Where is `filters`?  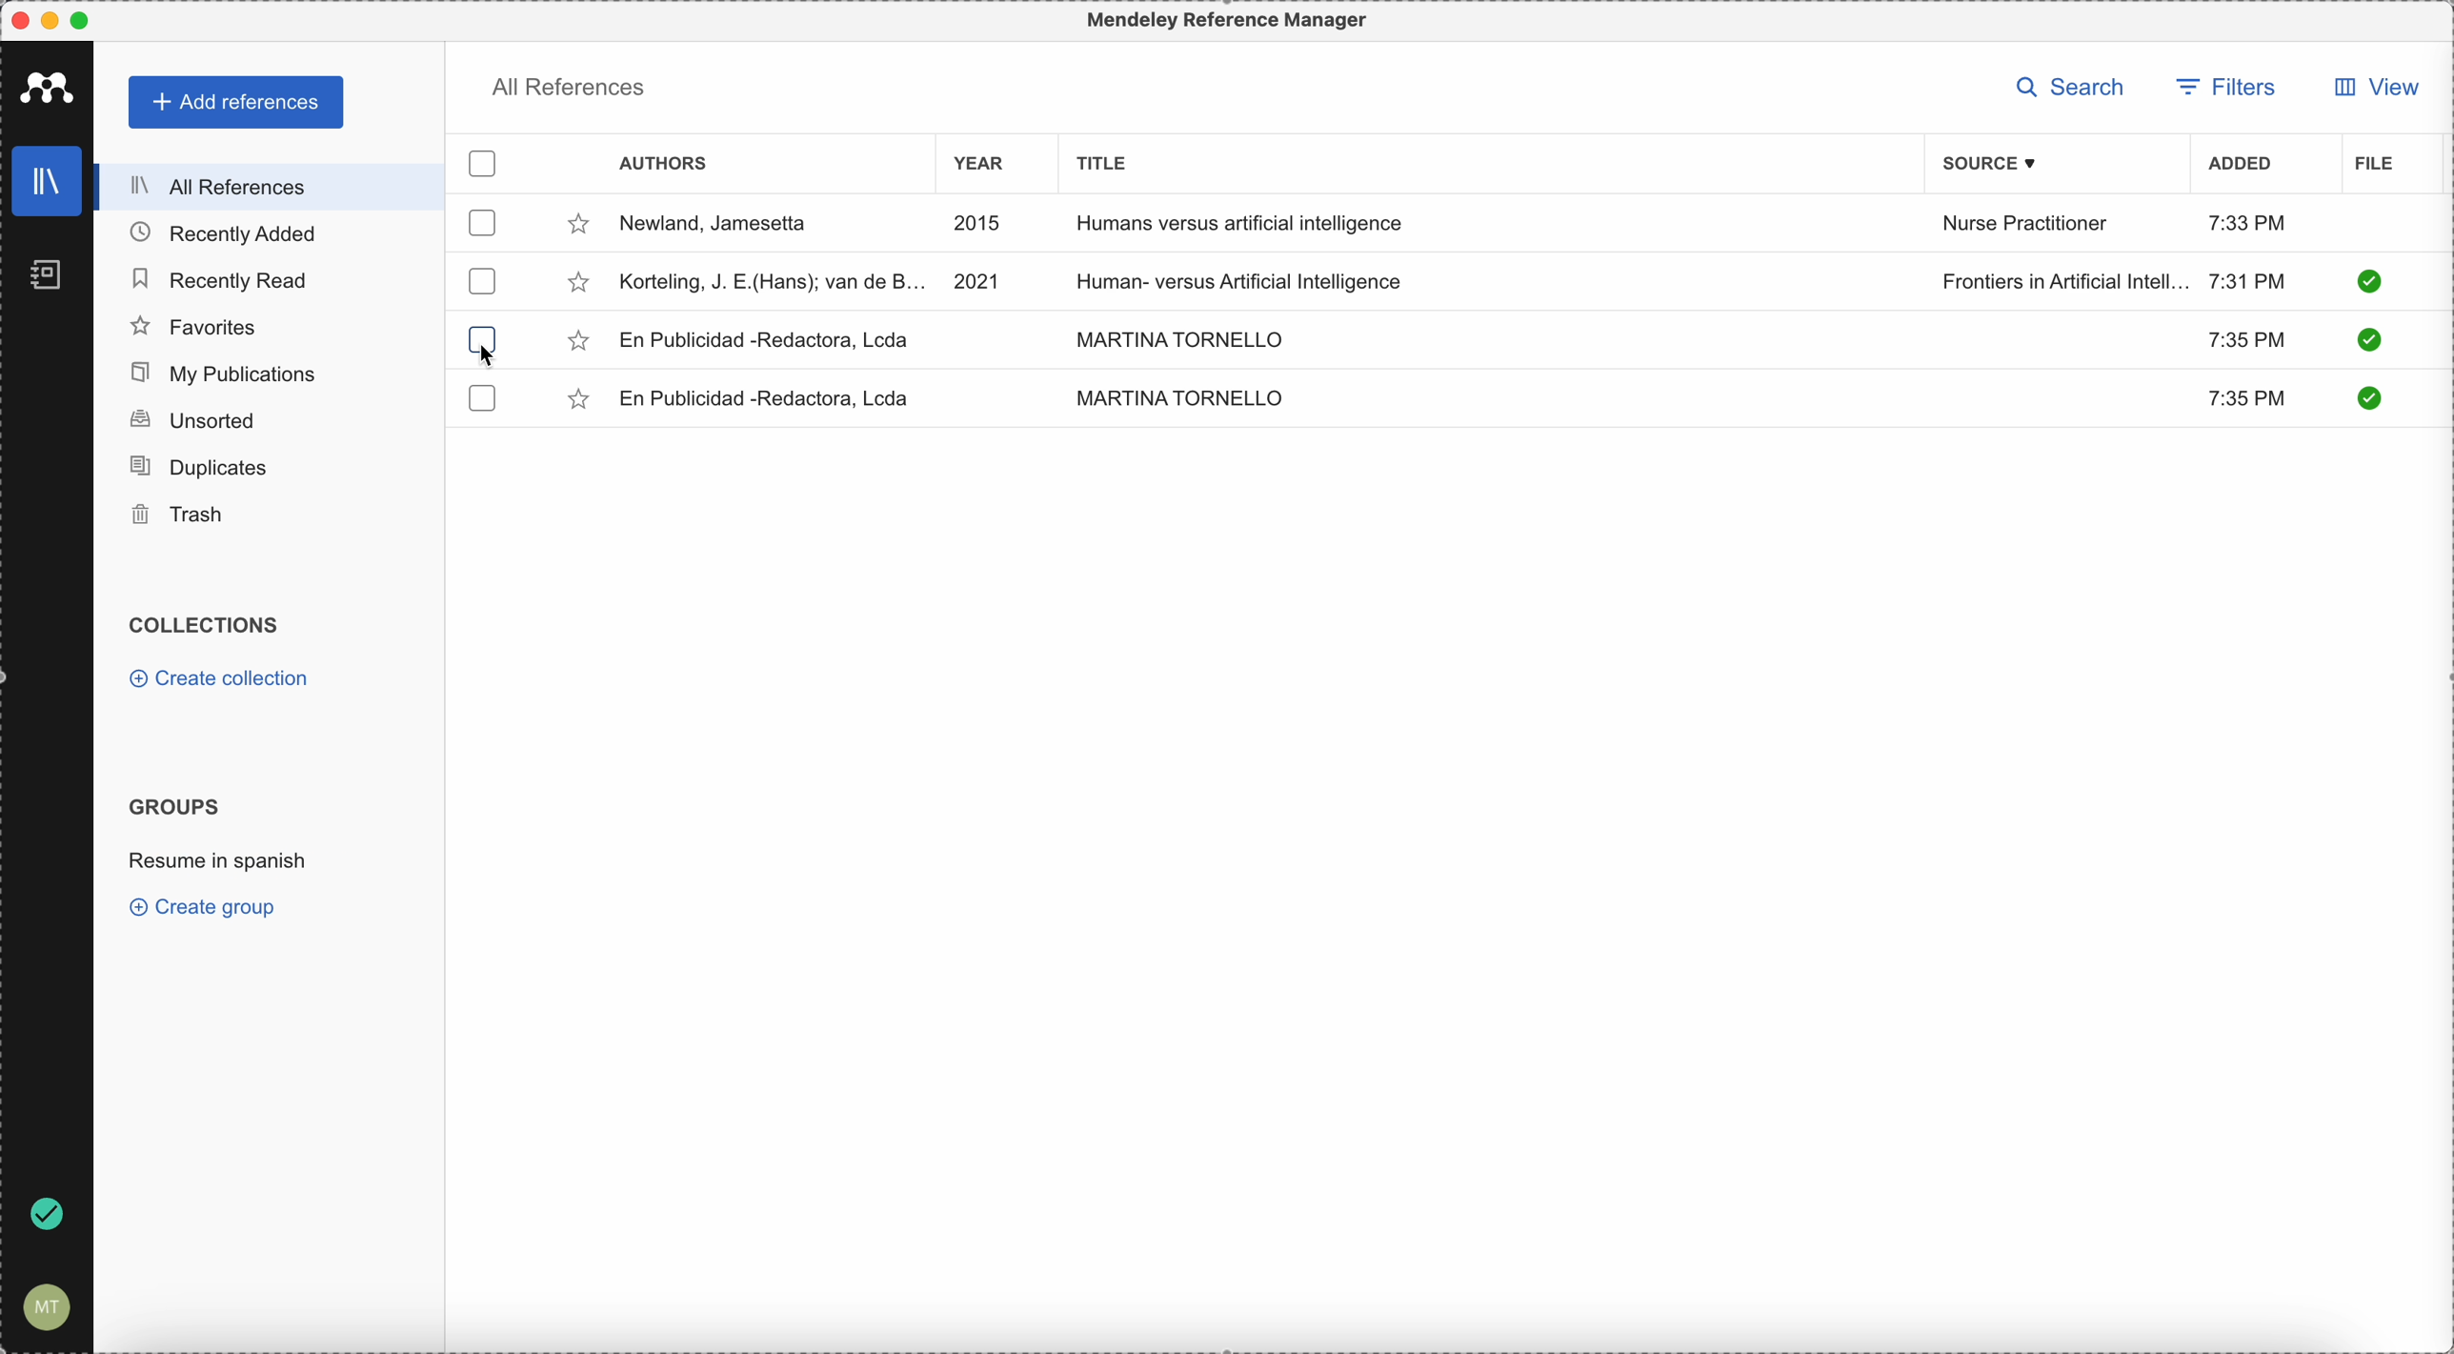
filters is located at coordinates (2225, 90).